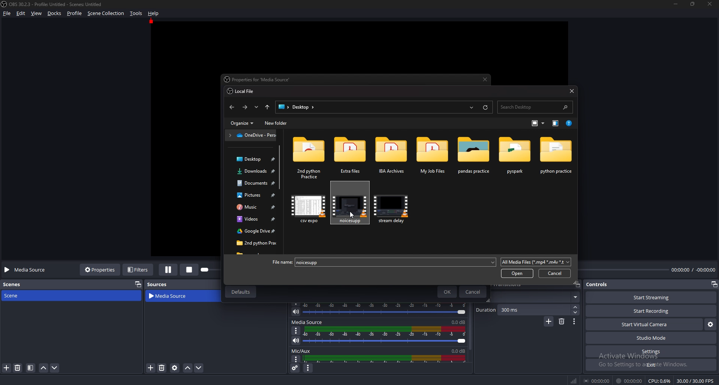  Describe the element at coordinates (154, 13) in the screenshot. I see `help` at that location.